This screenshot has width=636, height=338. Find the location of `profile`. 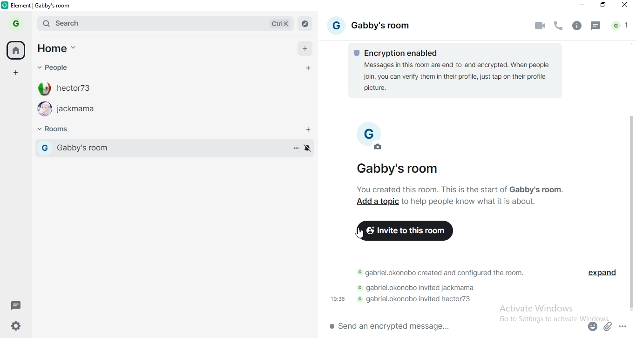

profile is located at coordinates (369, 132).